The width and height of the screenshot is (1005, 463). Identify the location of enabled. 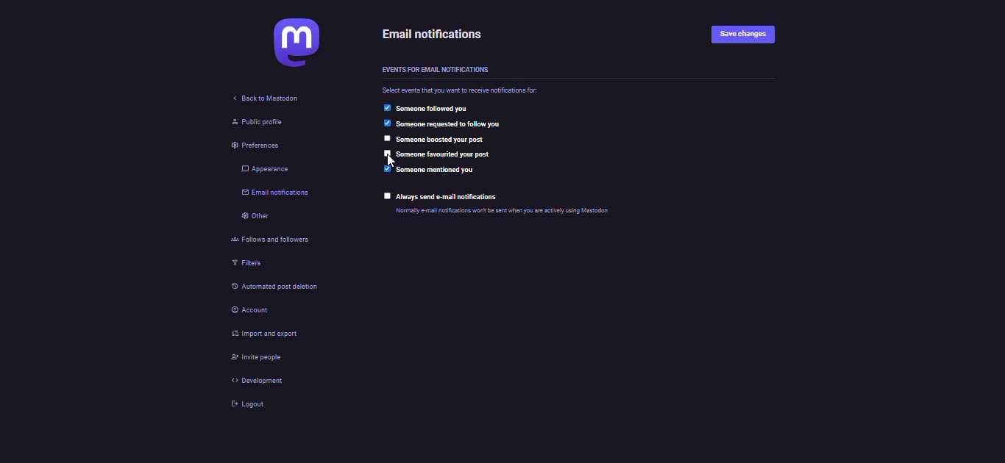
(386, 123).